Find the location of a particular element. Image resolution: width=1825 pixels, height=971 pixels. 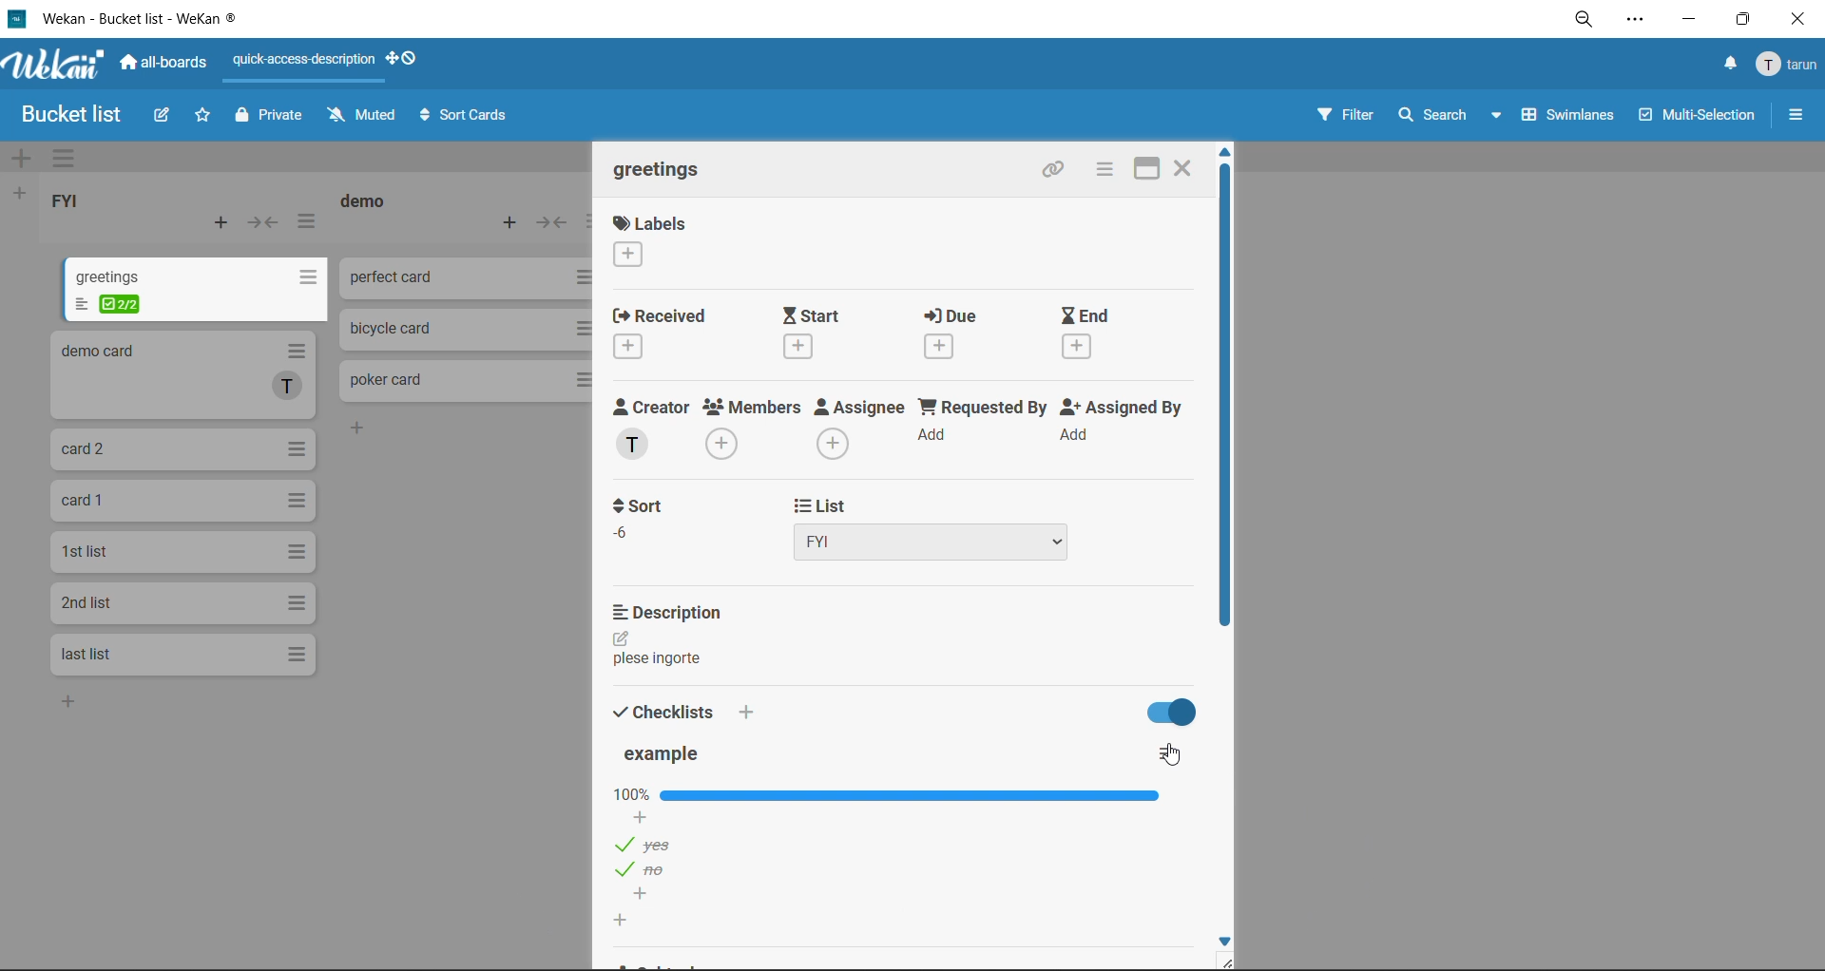

search is located at coordinates (1451, 116).